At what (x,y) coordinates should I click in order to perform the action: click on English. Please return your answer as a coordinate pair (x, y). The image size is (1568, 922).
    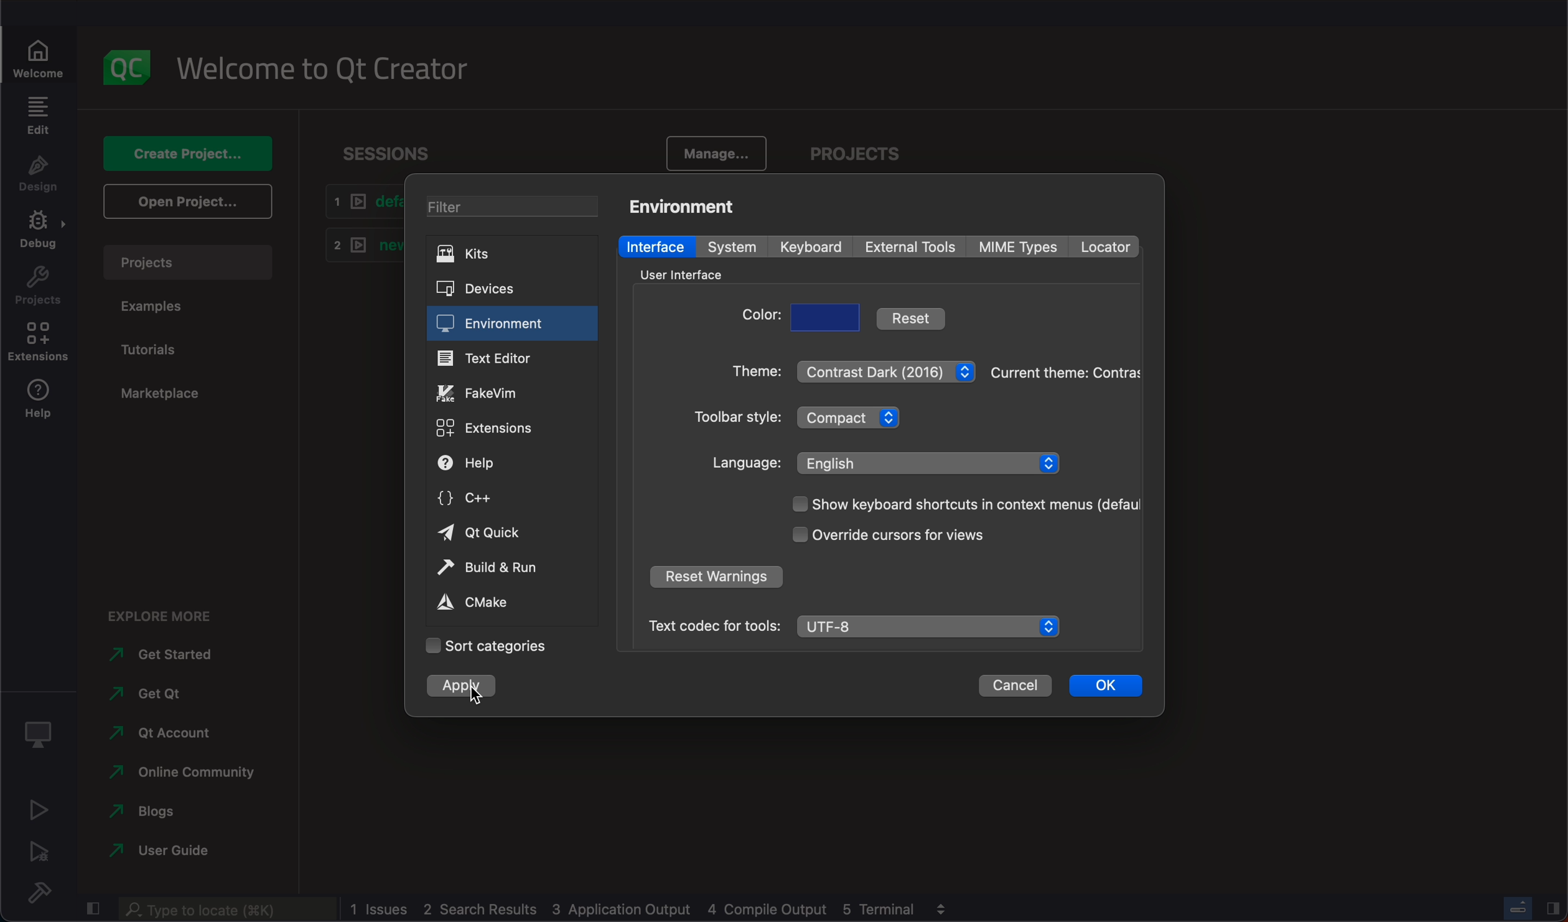
    Looking at the image, I should click on (928, 464).